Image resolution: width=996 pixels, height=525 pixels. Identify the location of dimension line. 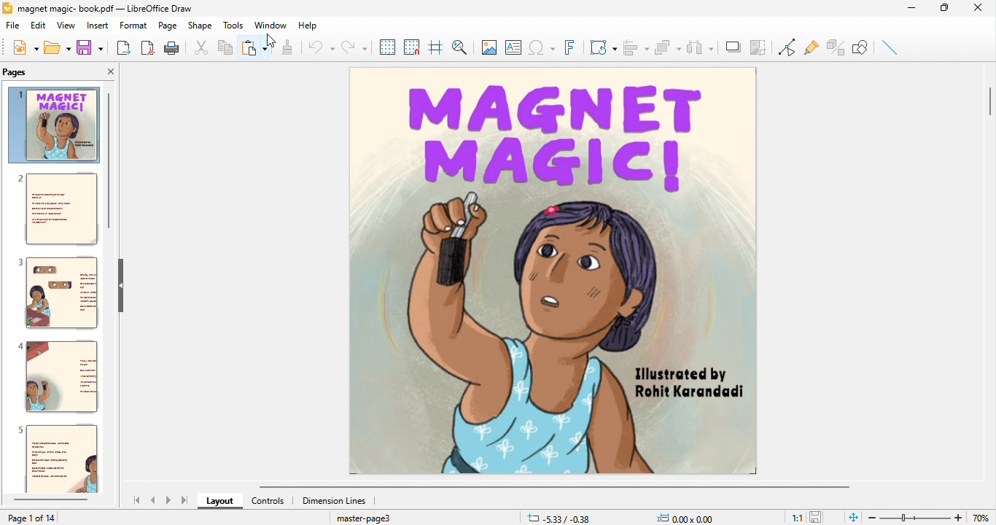
(334, 500).